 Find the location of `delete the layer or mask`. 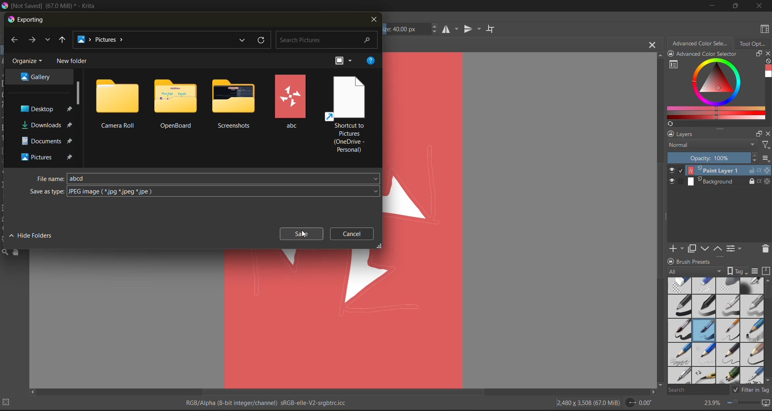

delete the layer or mask is located at coordinates (763, 250).